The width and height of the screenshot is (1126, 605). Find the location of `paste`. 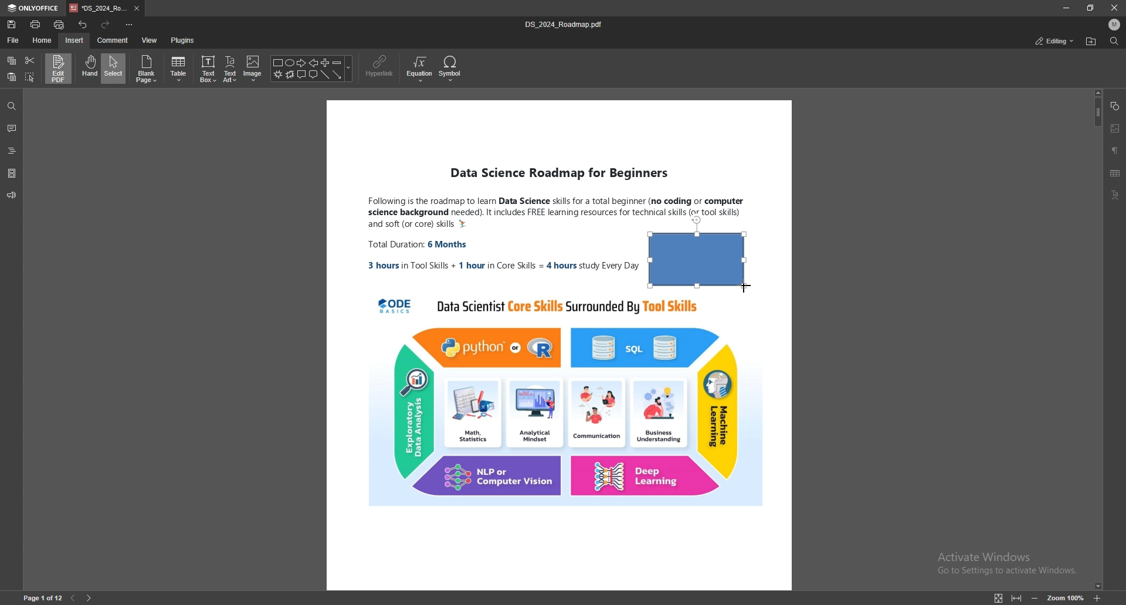

paste is located at coordinates (12, 77).